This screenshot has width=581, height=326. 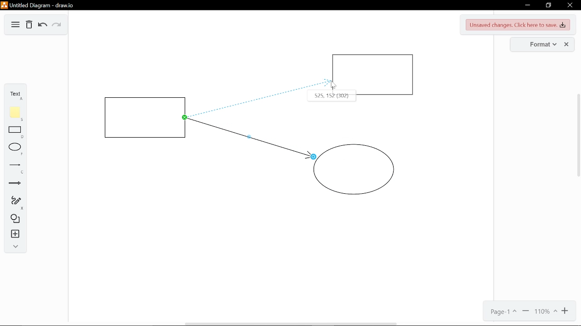 I want to click on Insert, so click(x=14, y=235).